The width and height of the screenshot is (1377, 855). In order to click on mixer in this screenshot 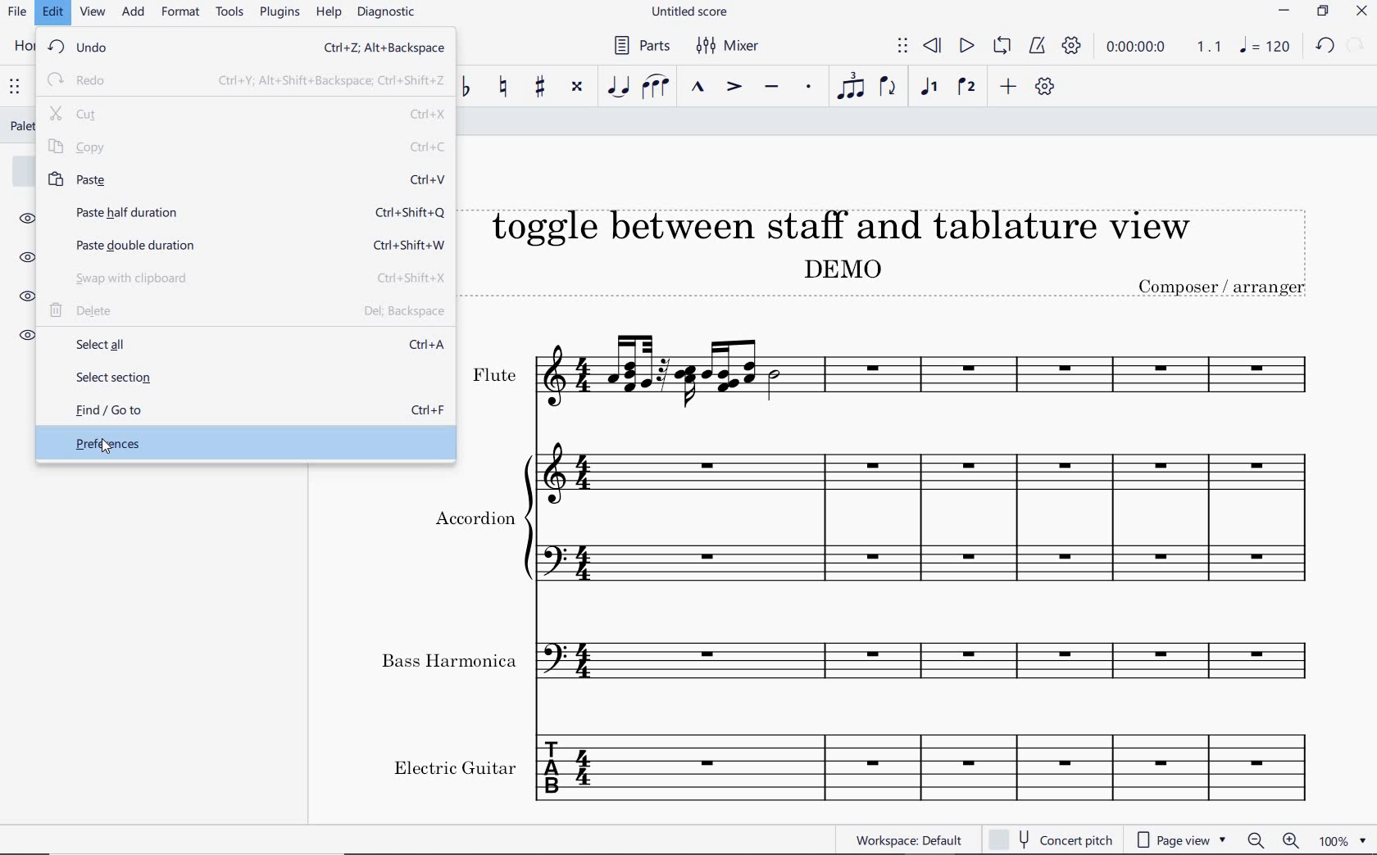, I will do `click(730, 47)`.